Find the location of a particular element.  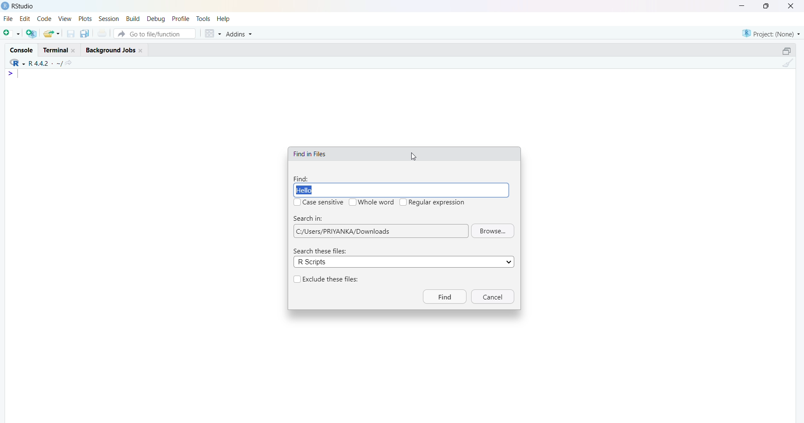

debug is located at coordinates (157, 19).